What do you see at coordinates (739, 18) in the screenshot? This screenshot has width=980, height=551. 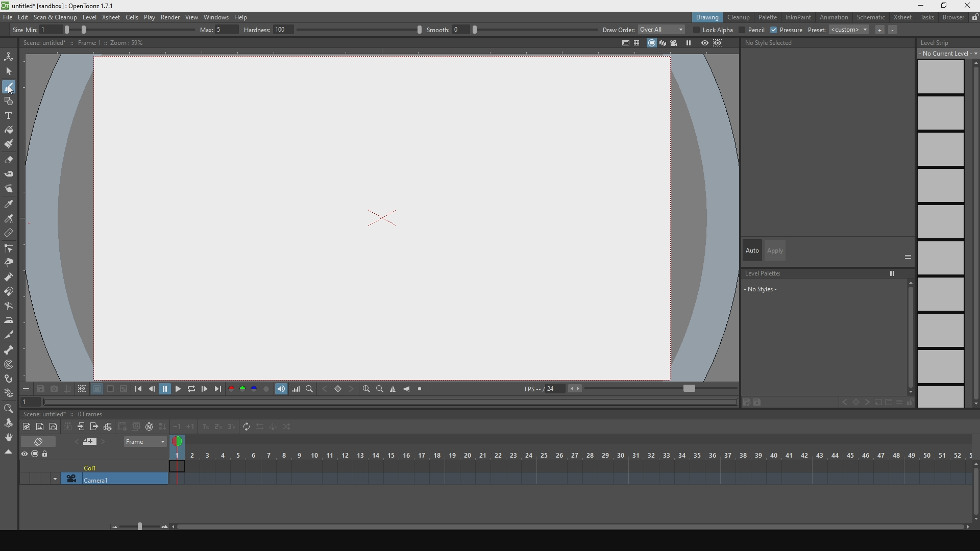 I see `cleanup` at bounding box center [739, 18].